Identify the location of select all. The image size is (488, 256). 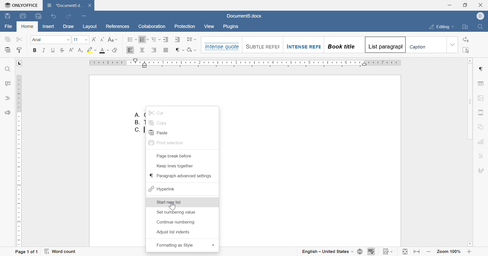
(466, 50).